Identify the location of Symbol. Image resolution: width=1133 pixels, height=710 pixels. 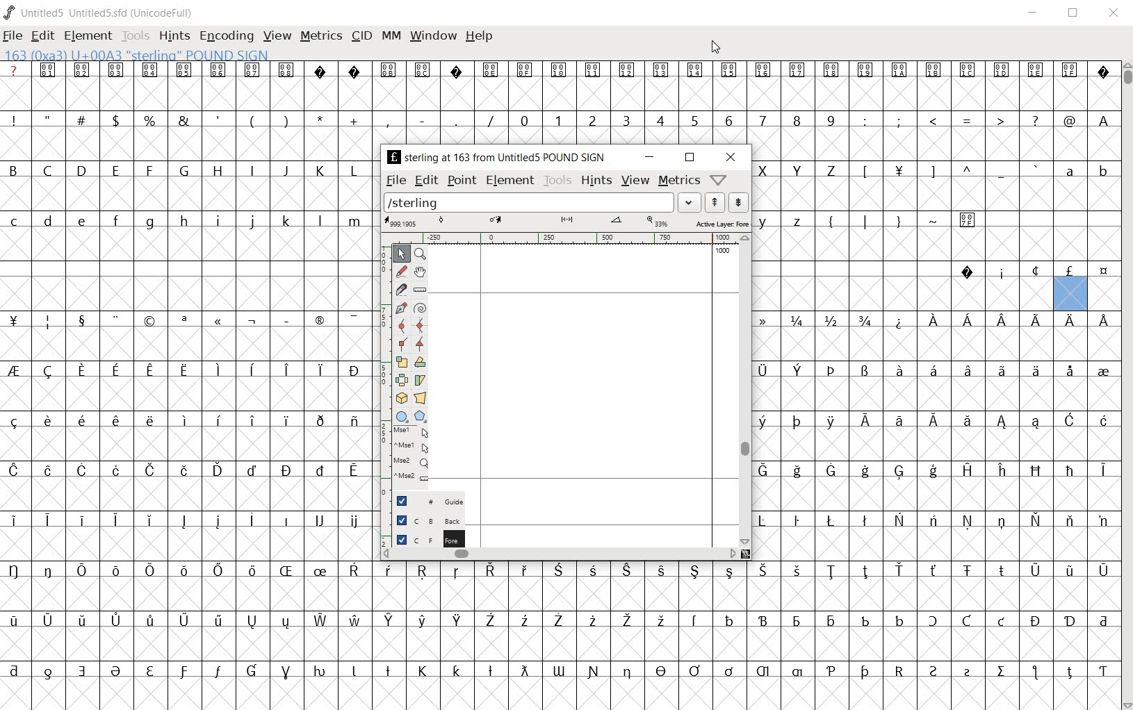
(457, 621).